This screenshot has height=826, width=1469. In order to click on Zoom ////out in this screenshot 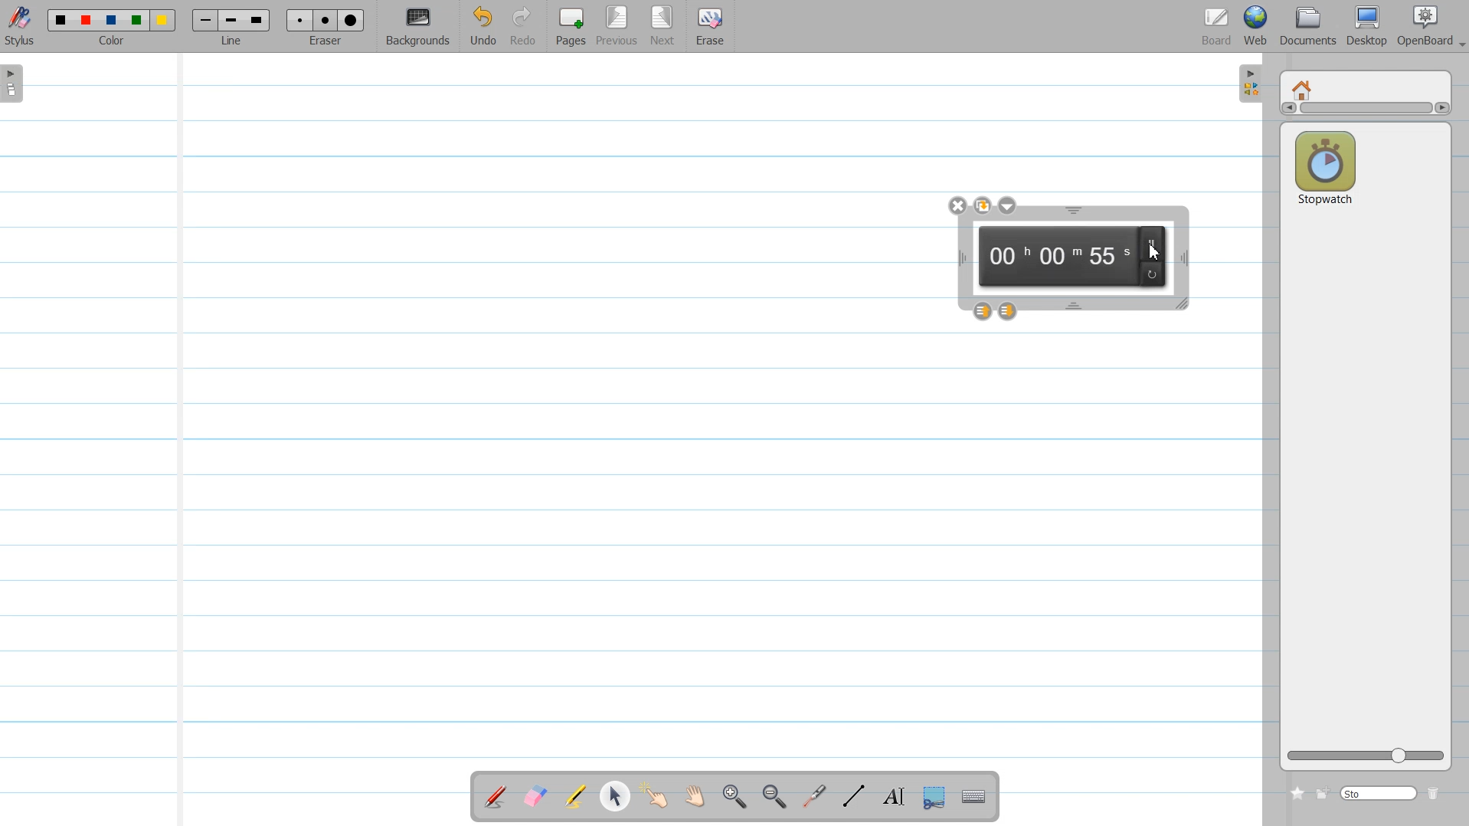, I will do `click(776, 796)`.